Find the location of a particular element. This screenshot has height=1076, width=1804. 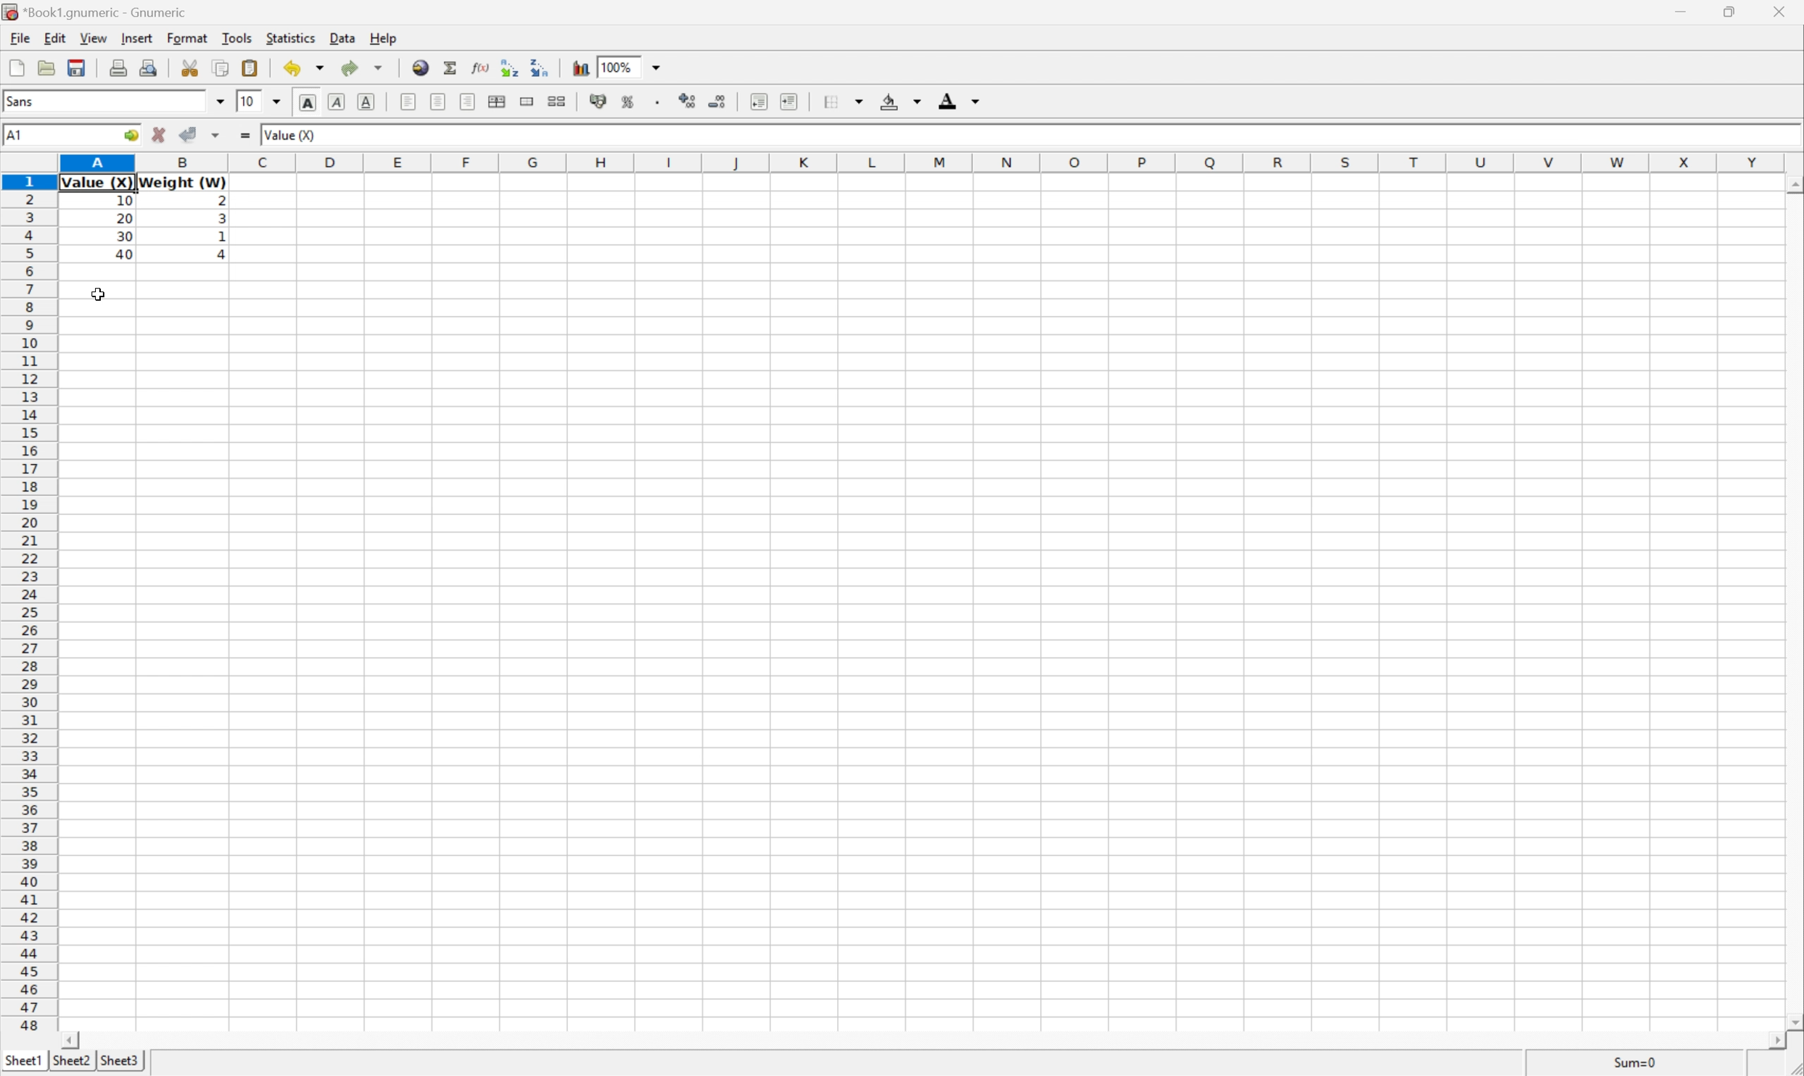

Increase indent, and align the contents to the left is located at coordinates (758, 101).